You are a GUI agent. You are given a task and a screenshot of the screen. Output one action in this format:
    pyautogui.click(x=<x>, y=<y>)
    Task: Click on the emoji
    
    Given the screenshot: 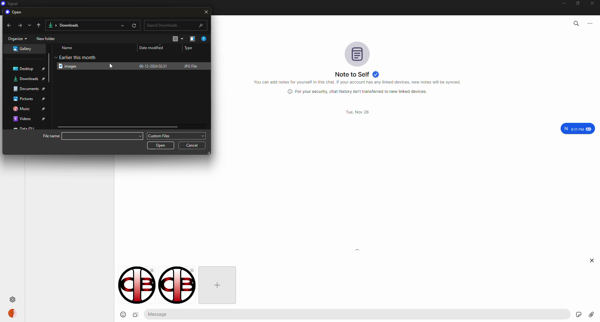 What is the action you would take?
    pyautogui.click(x=120, y=314)
    